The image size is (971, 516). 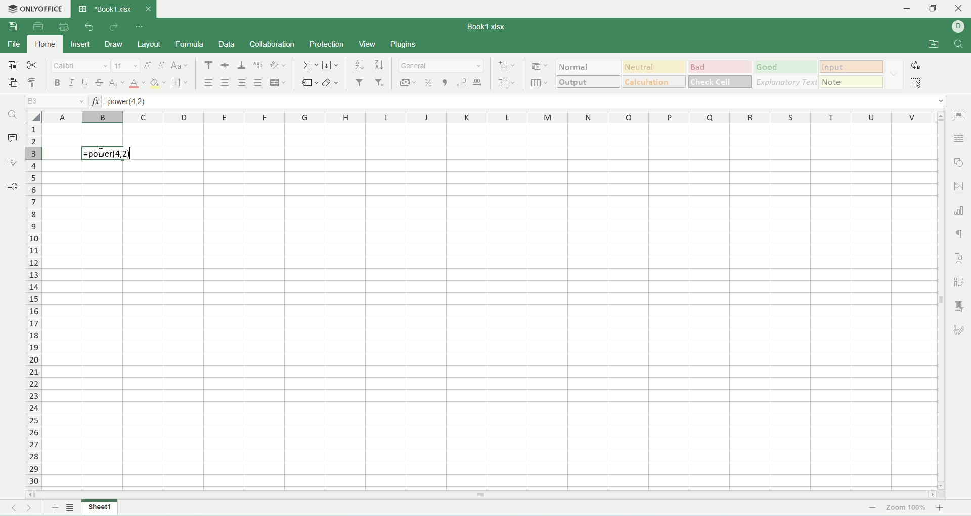 What do you see at coordinates (786, 82) in the screenshot?
I see `explanotry text` at bounding box center [786, 82].